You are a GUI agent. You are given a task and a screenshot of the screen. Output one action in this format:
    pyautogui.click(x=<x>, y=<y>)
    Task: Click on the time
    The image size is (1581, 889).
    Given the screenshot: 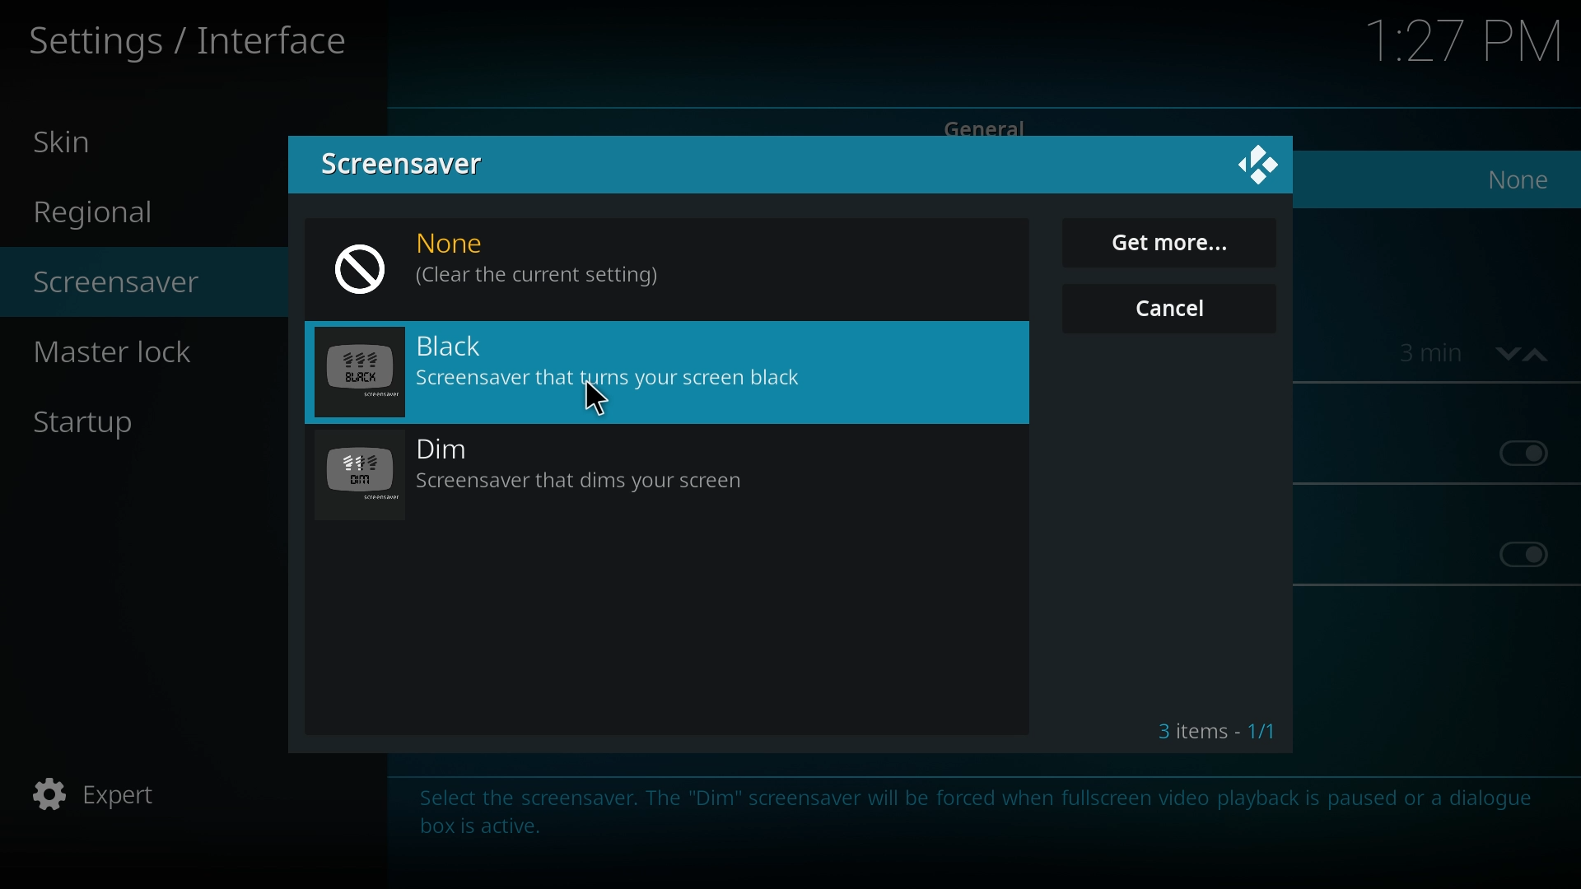 What is the action you would take?
    pyautogui.click(x=1431, y=352)
    